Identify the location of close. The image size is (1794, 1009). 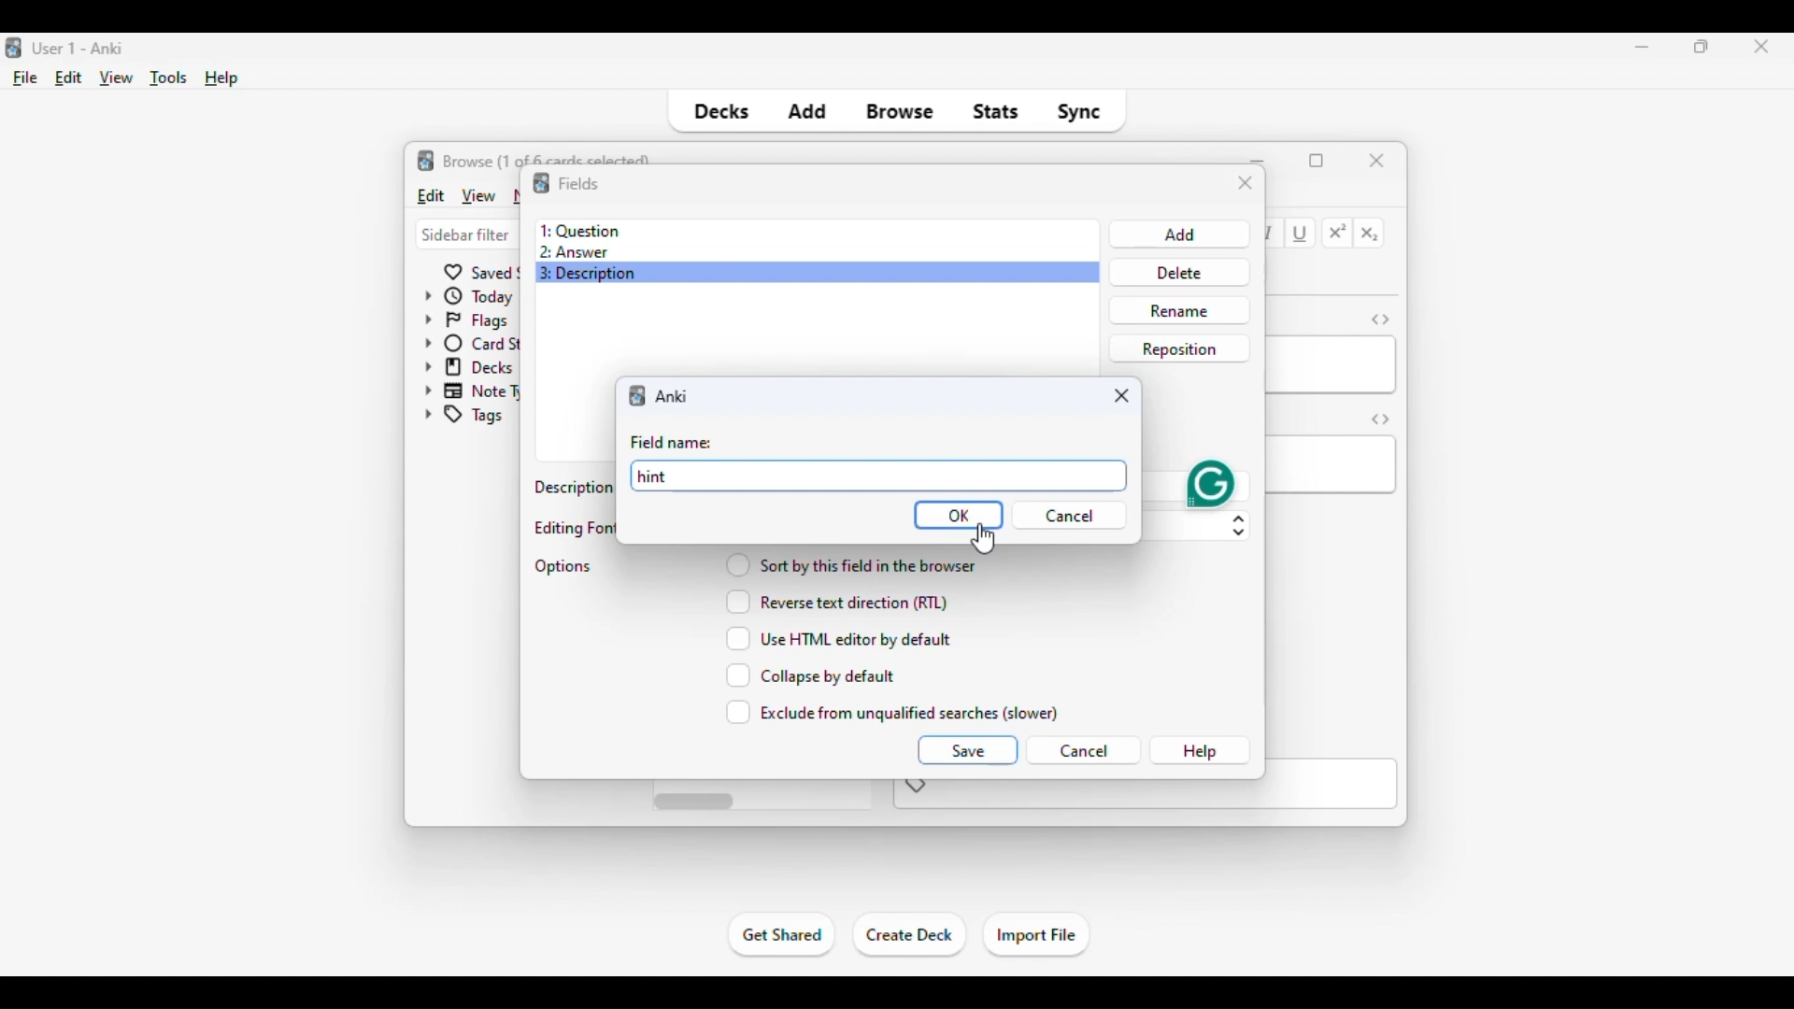
(1246, 184).